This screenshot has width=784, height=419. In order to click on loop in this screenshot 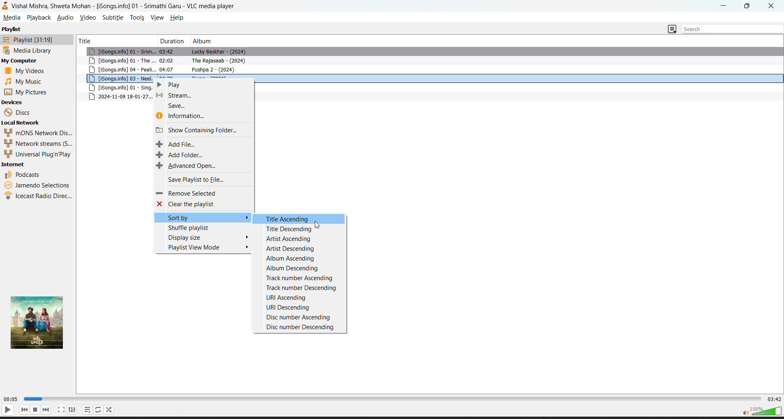, I will do `click(87, 410)`.